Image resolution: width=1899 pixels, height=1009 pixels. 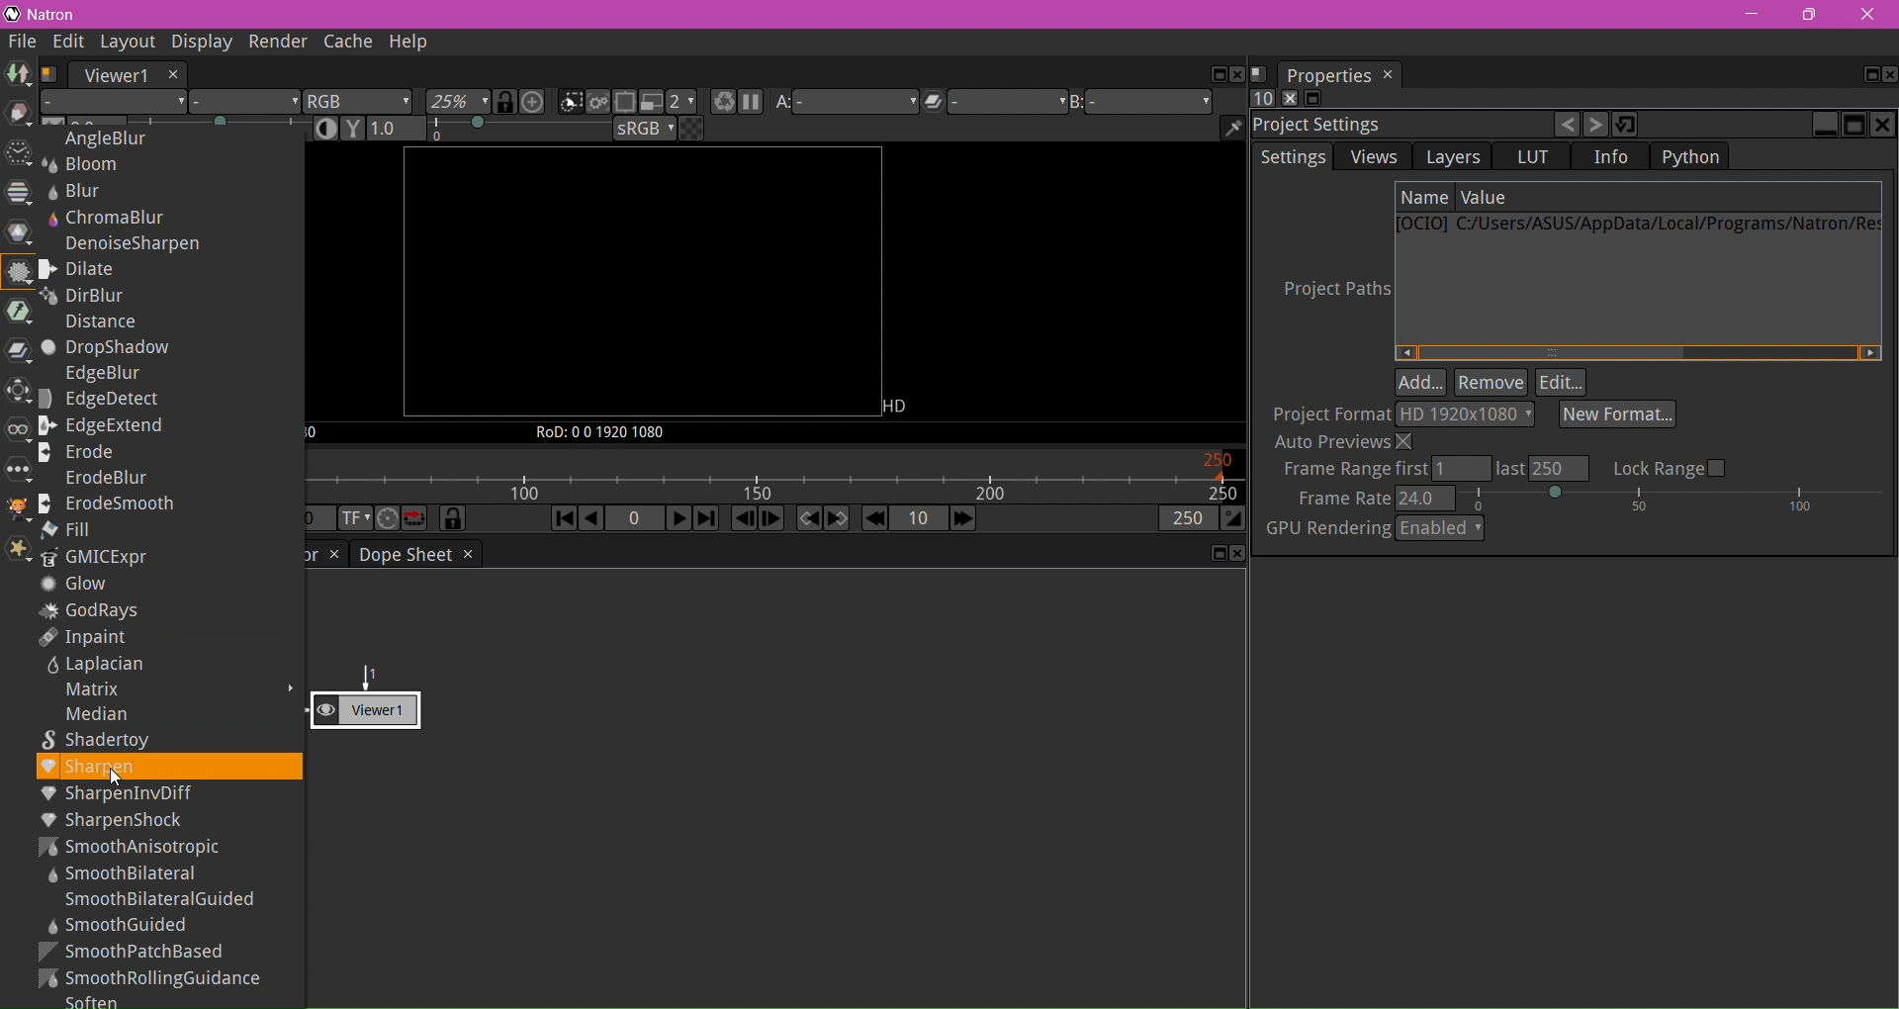 What do you see at coordinates (466, 554) in the screenshot?
I see `Close Tab` at bounding box center [466, 554].